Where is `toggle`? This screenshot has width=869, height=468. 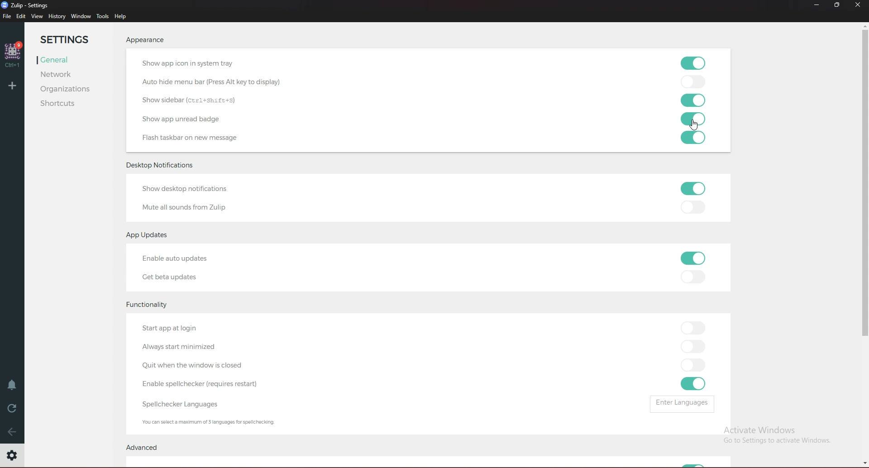 toggle is located at coordinates (692, 385).